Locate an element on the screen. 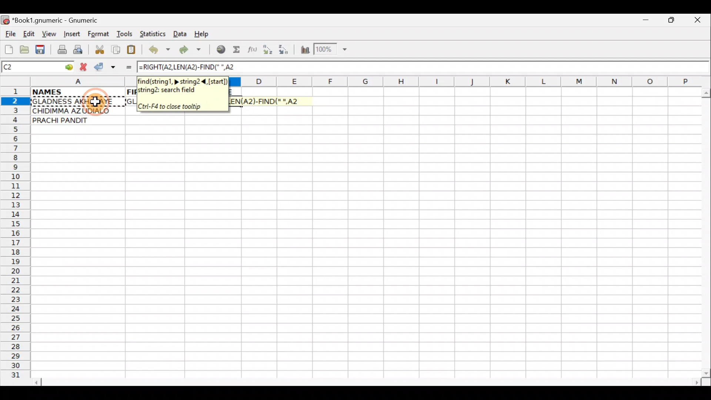 This screenshot has height=400, width=711. Accept change is located at coordinates (106, 67).